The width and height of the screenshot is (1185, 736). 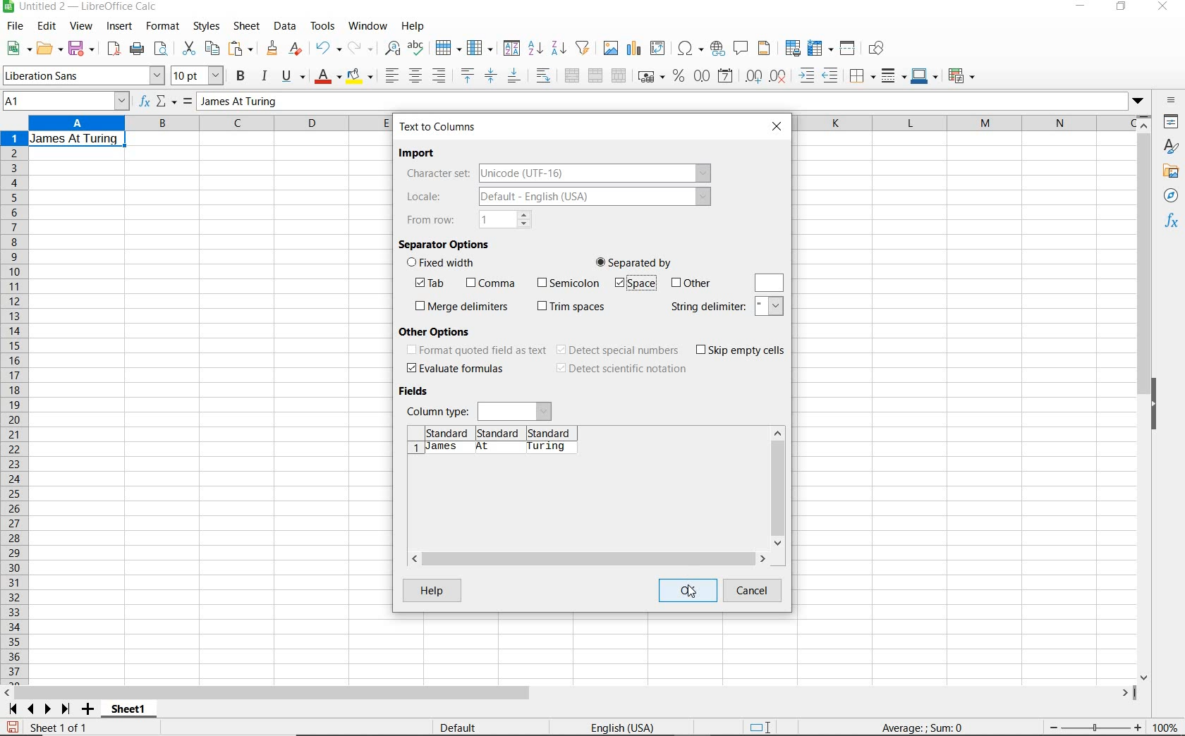 What do you see at coordinates (678, 77) in the screenshot?
I see `format as percent` at bounding box center [678, 77].